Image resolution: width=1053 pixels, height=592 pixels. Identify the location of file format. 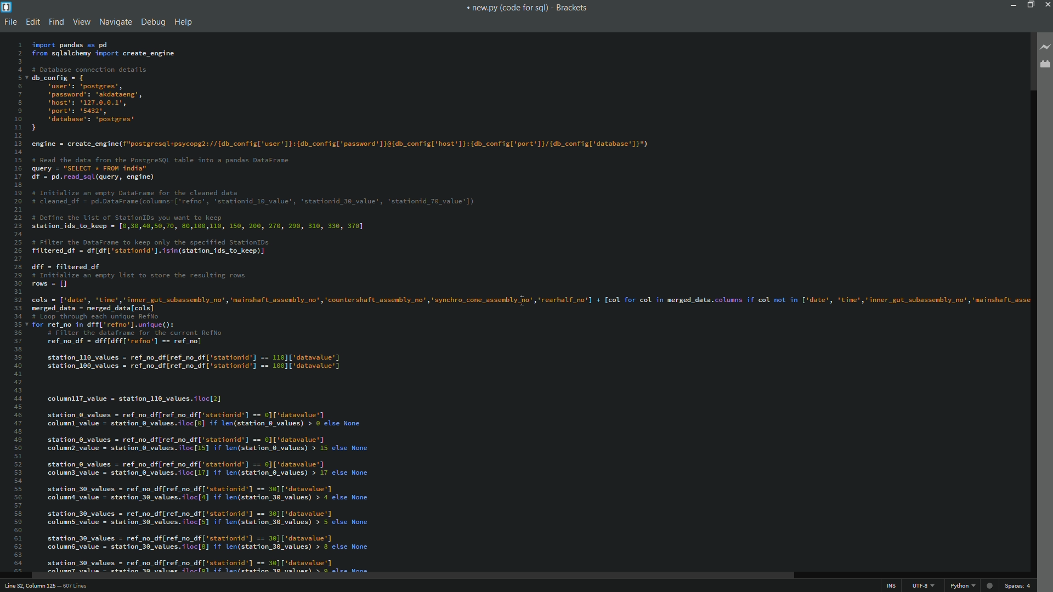
(961, 586).